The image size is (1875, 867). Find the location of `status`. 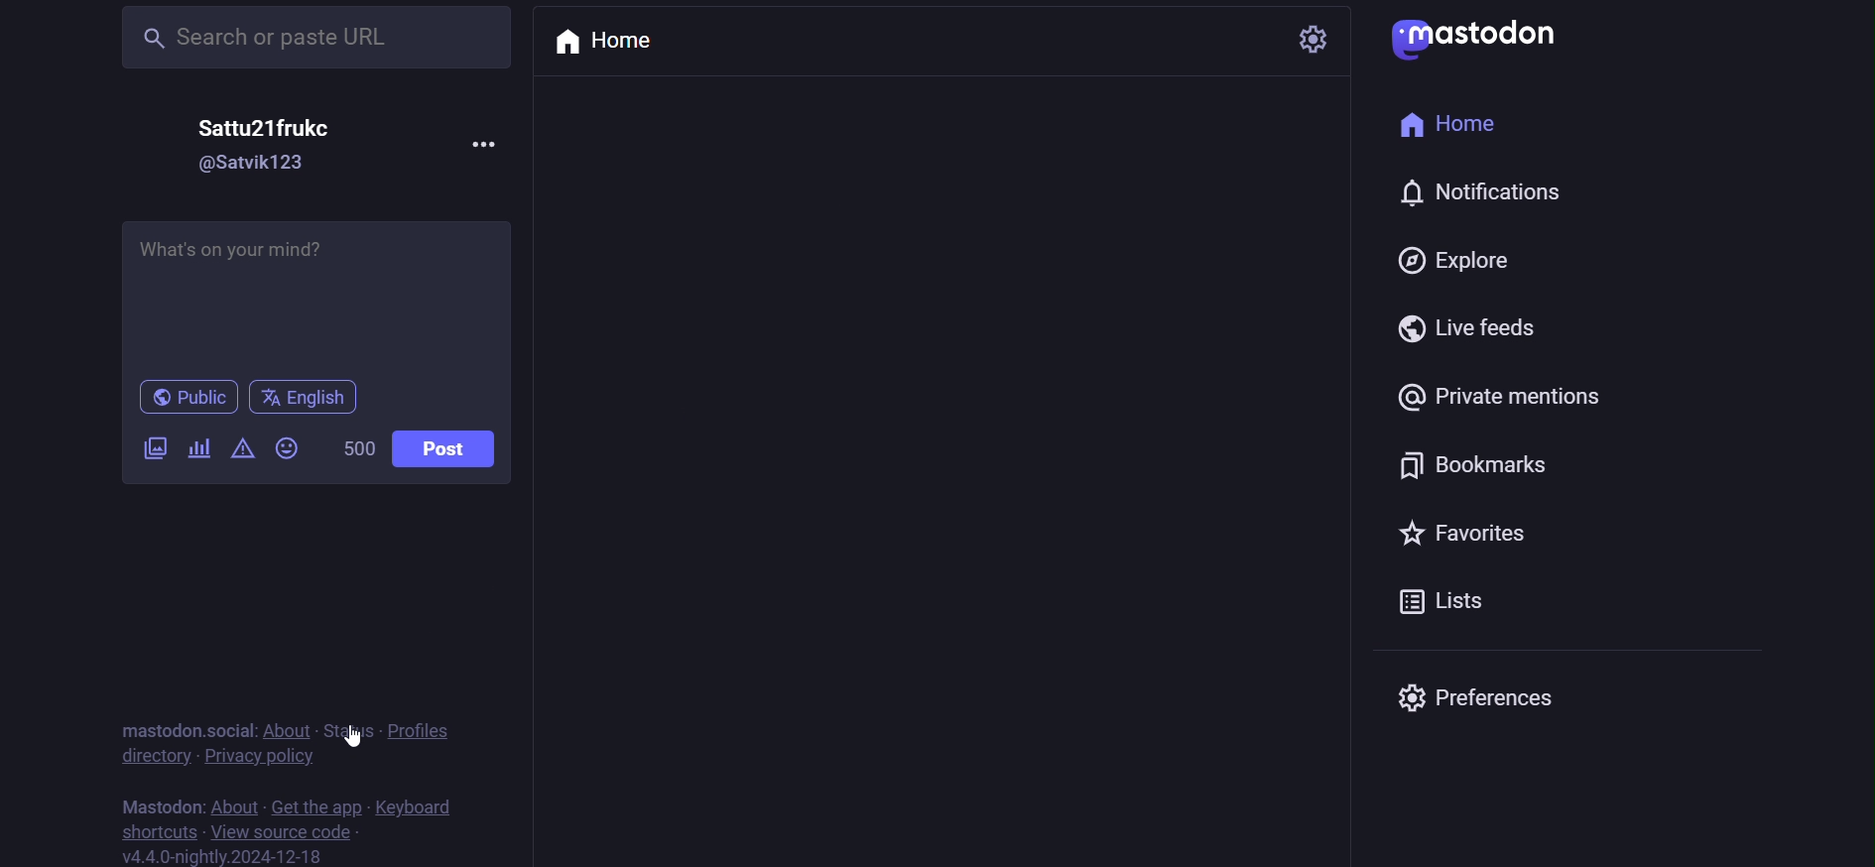

status is located at coordinates (349, 728).